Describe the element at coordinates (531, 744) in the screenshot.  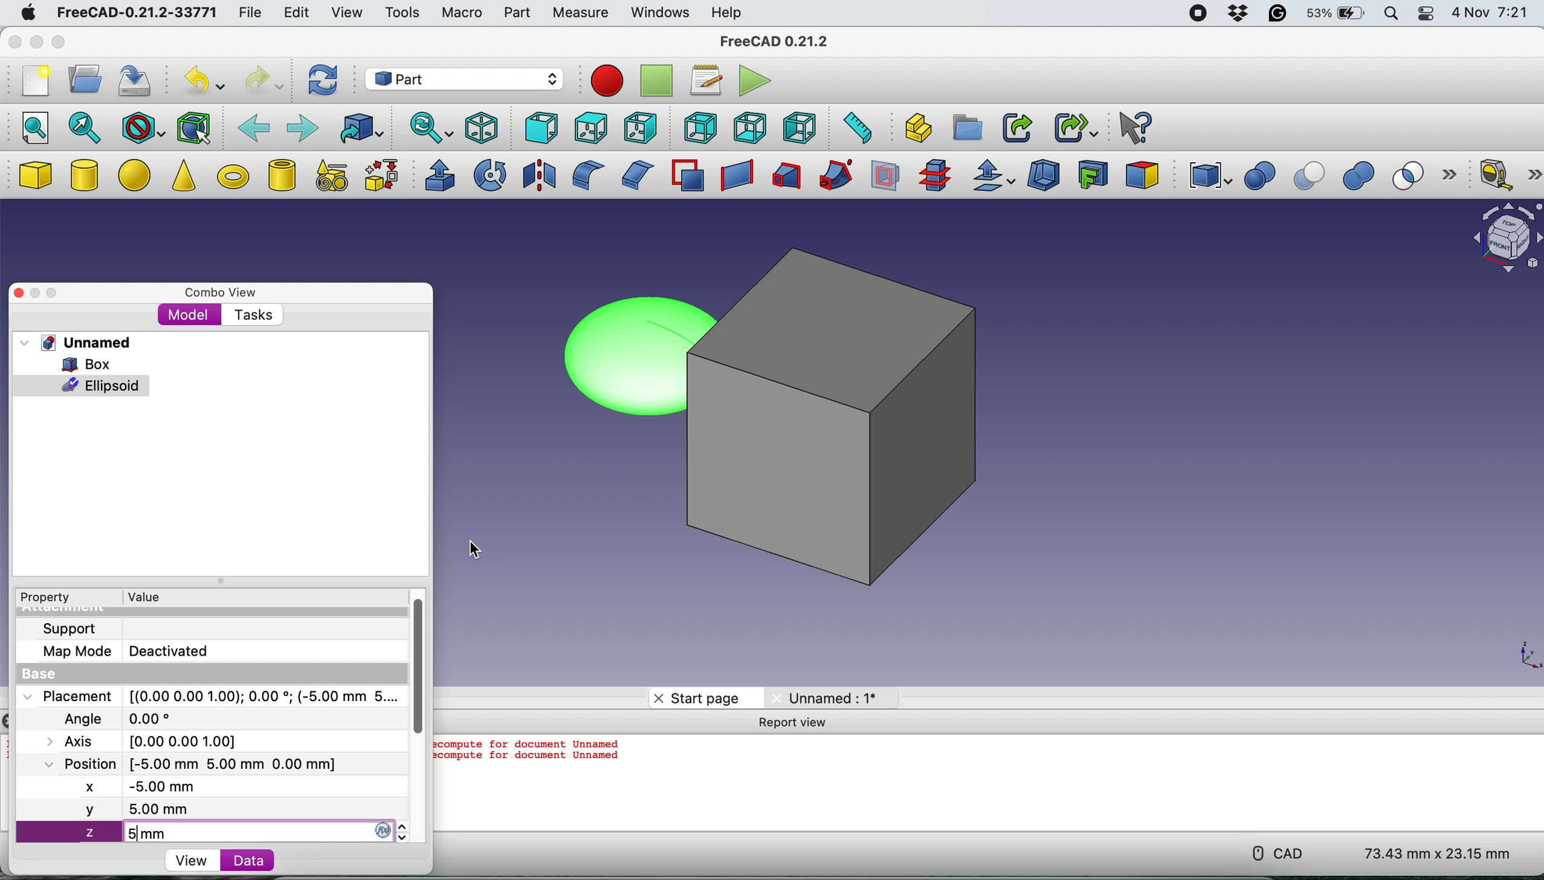
I see `ecompute for document Unnamed` at that location.